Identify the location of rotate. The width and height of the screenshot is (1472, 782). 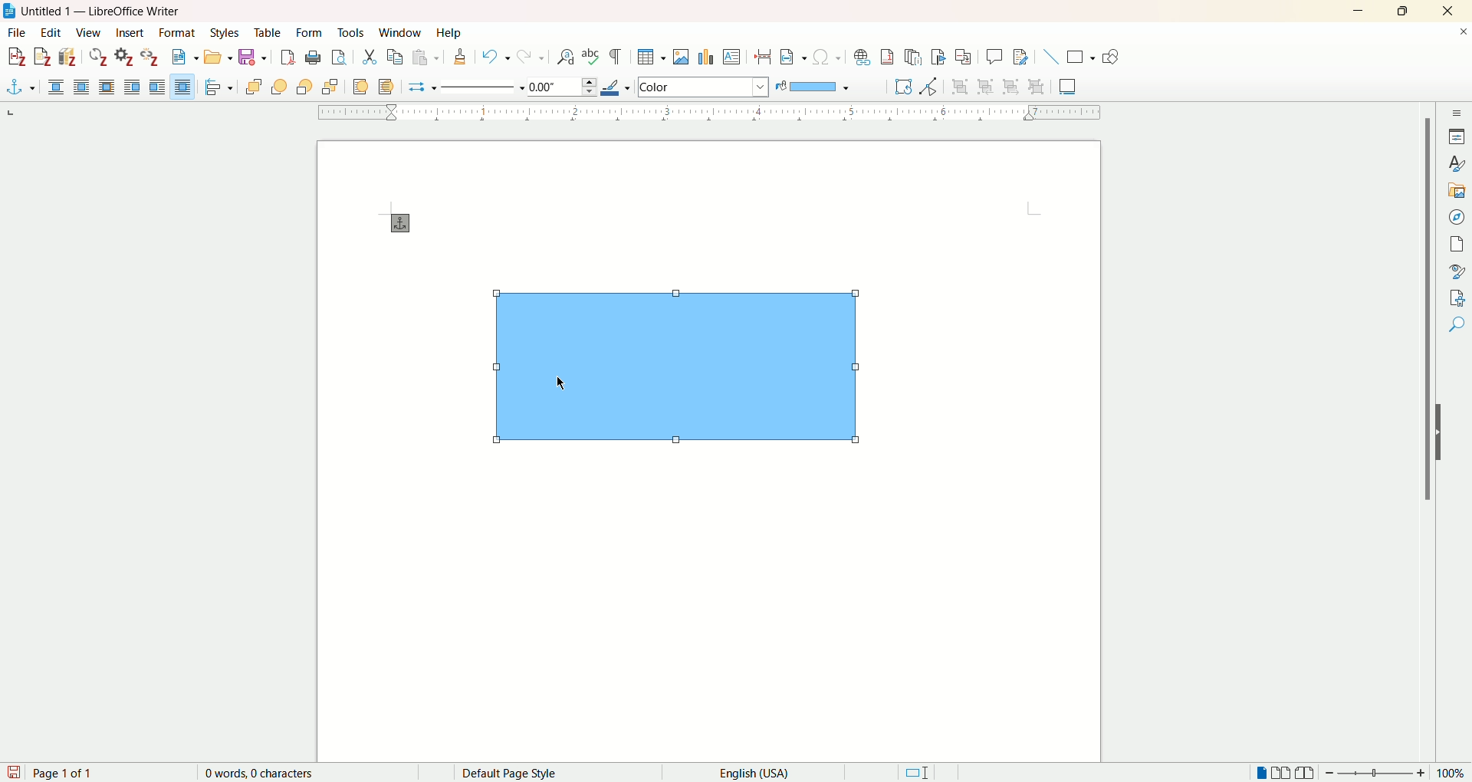
(904, 86).